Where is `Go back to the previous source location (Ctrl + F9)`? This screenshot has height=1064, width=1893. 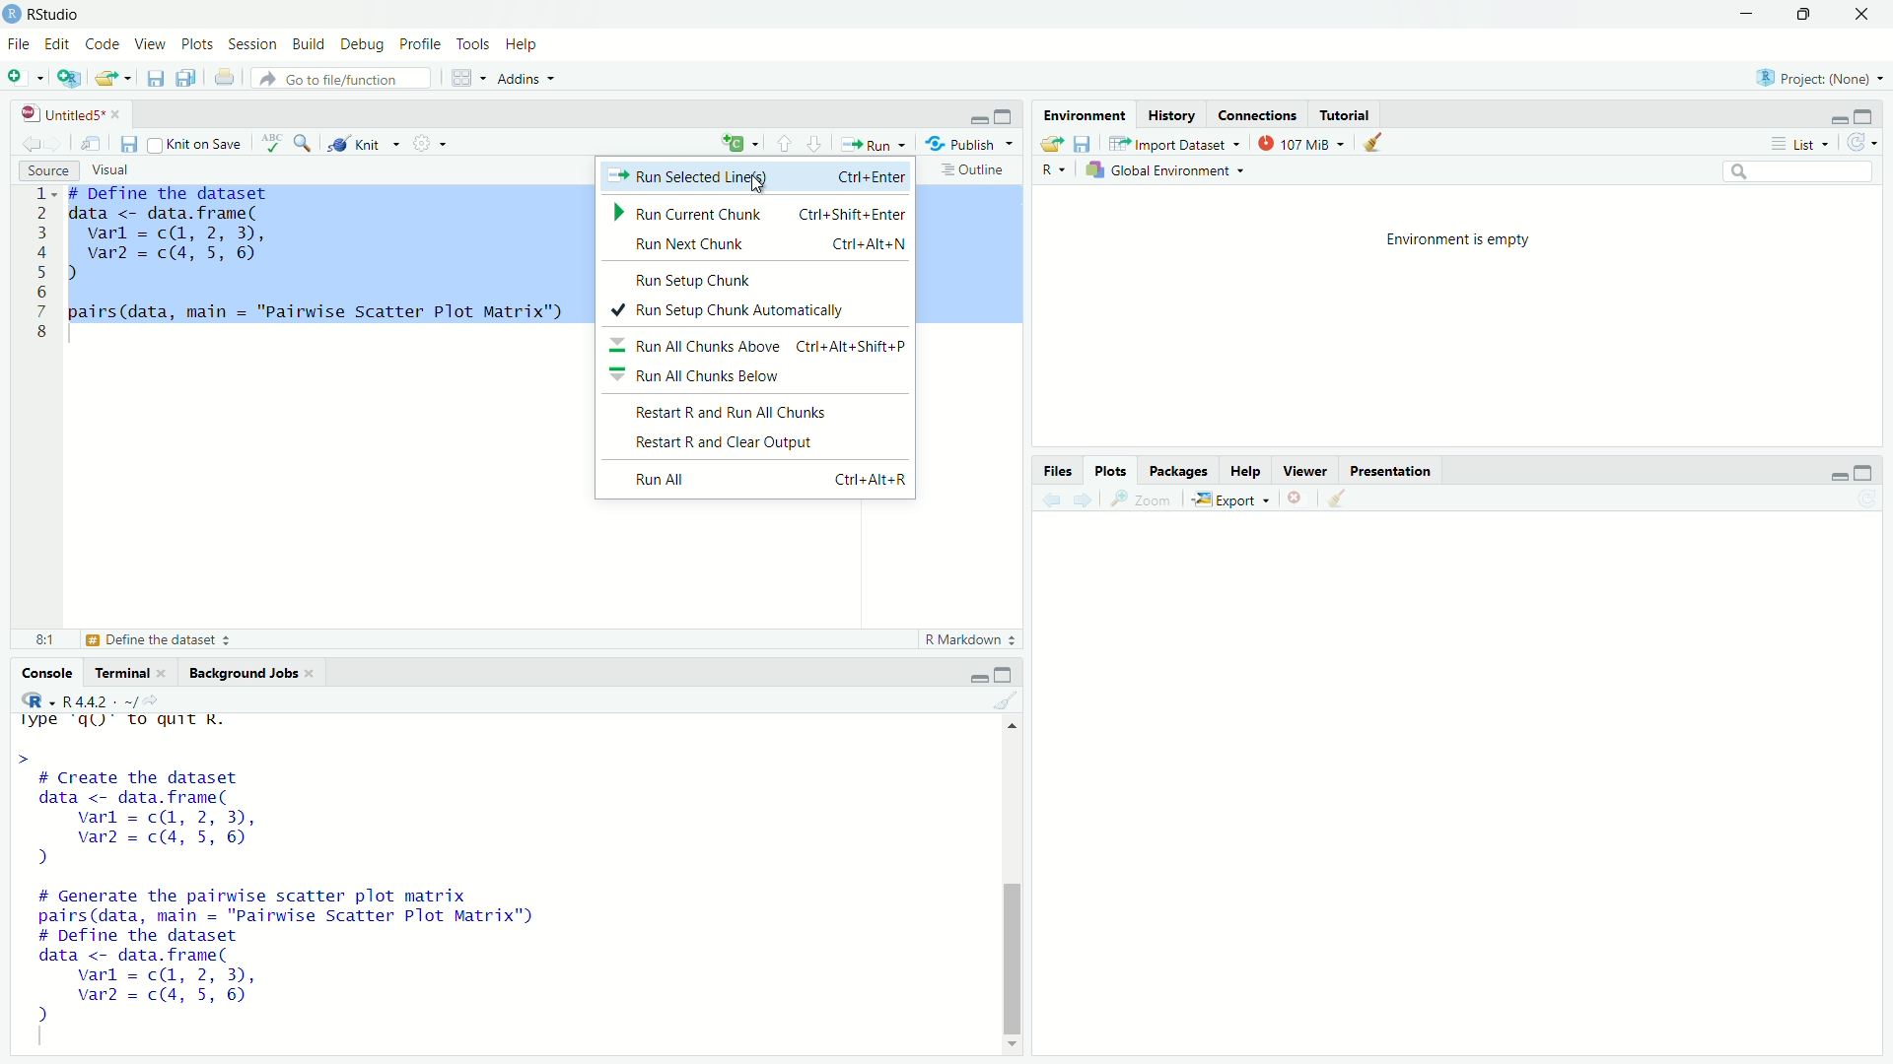 Go back to the previous source location (Ctrl + F9) is located at coordinates (1047, 498).